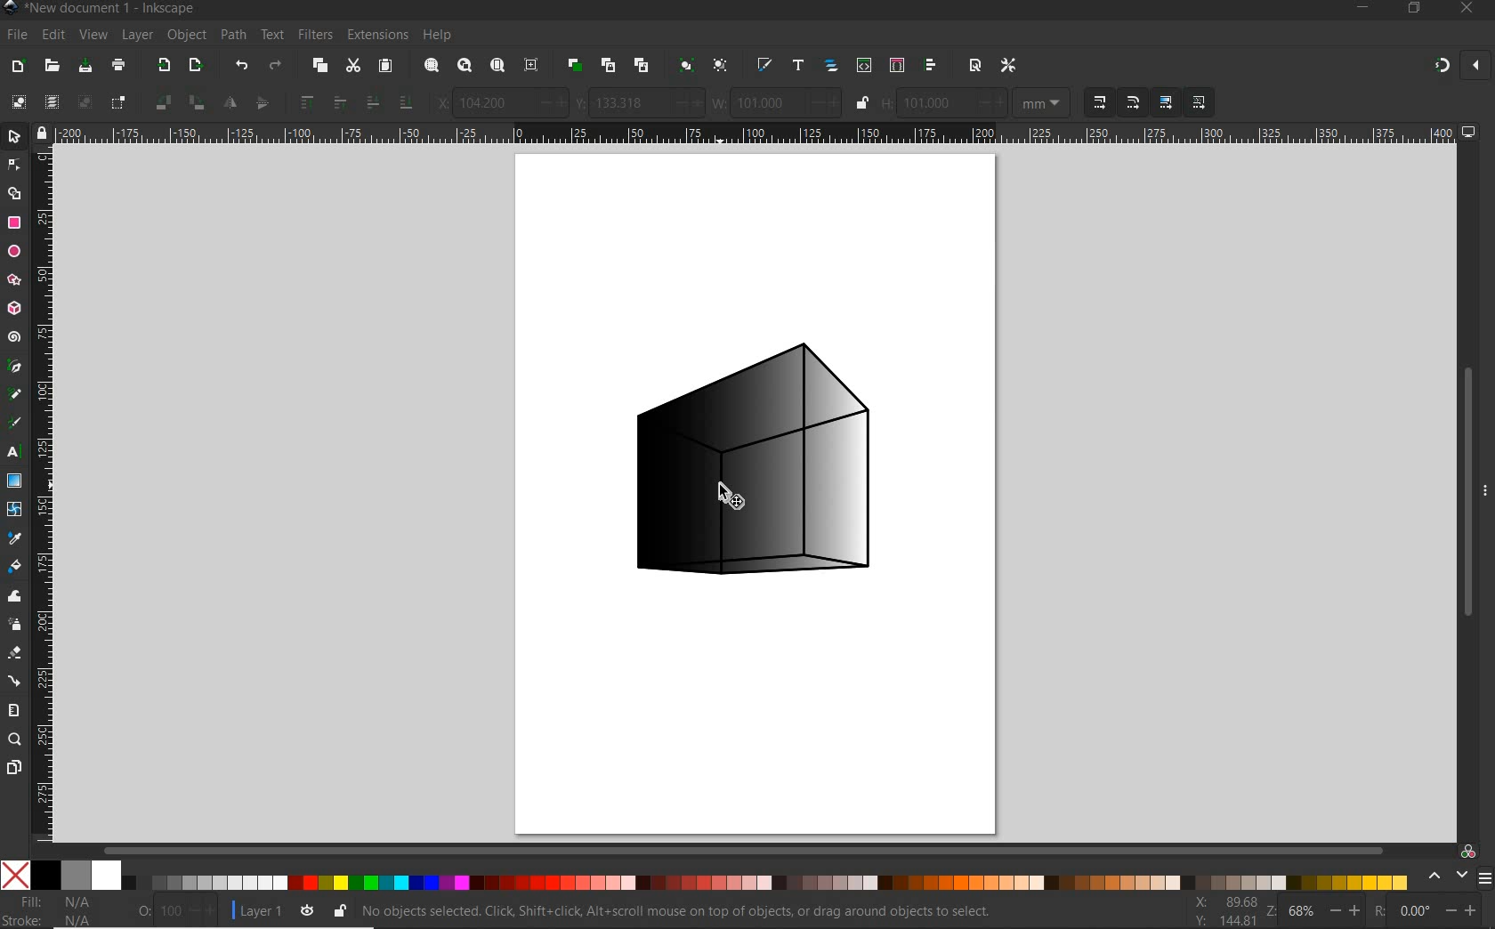 Image resolution: width=1495 pixels, height=929 pixels. I want to click on lock, so click(42, 133).